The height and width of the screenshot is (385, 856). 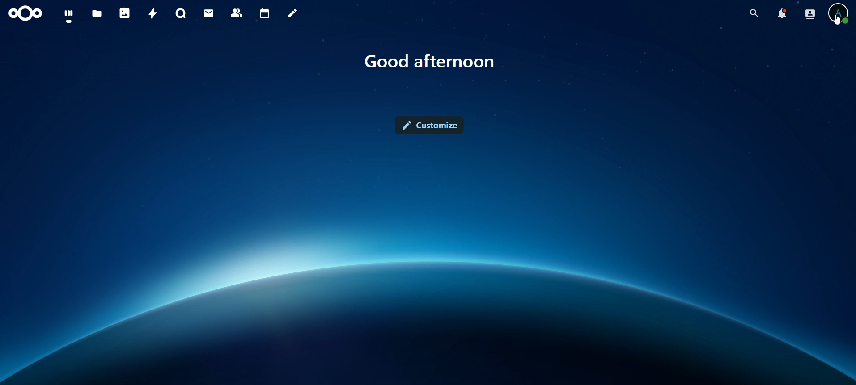 I want to click on notifications, so click(x=782, y=13).